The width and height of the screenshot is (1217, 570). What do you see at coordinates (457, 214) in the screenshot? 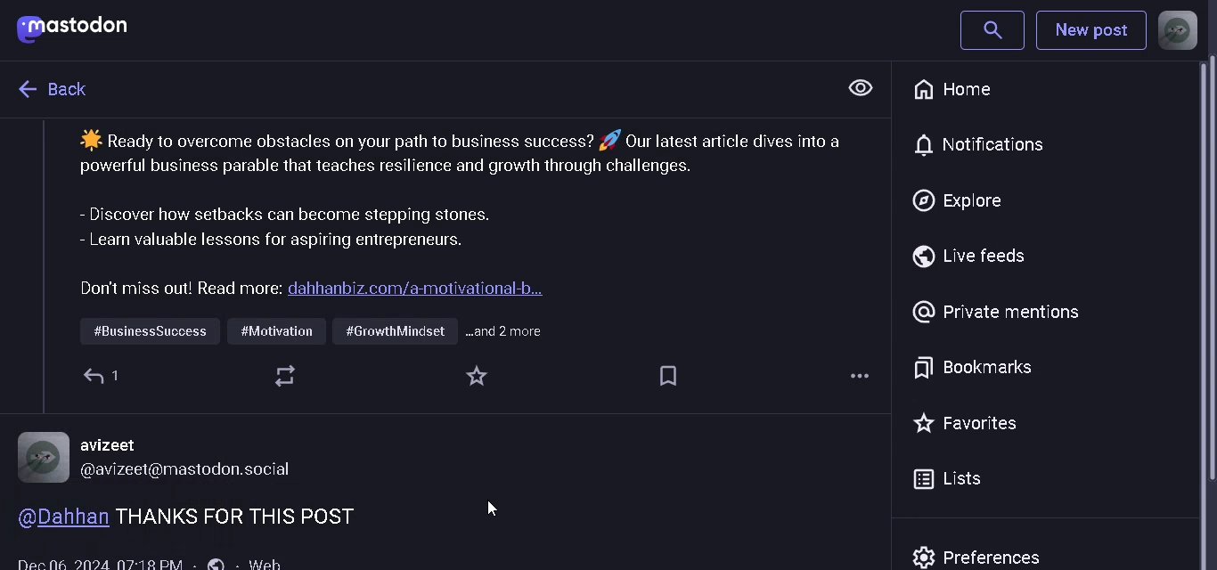
I see `post` at bounding box center [457, 214].